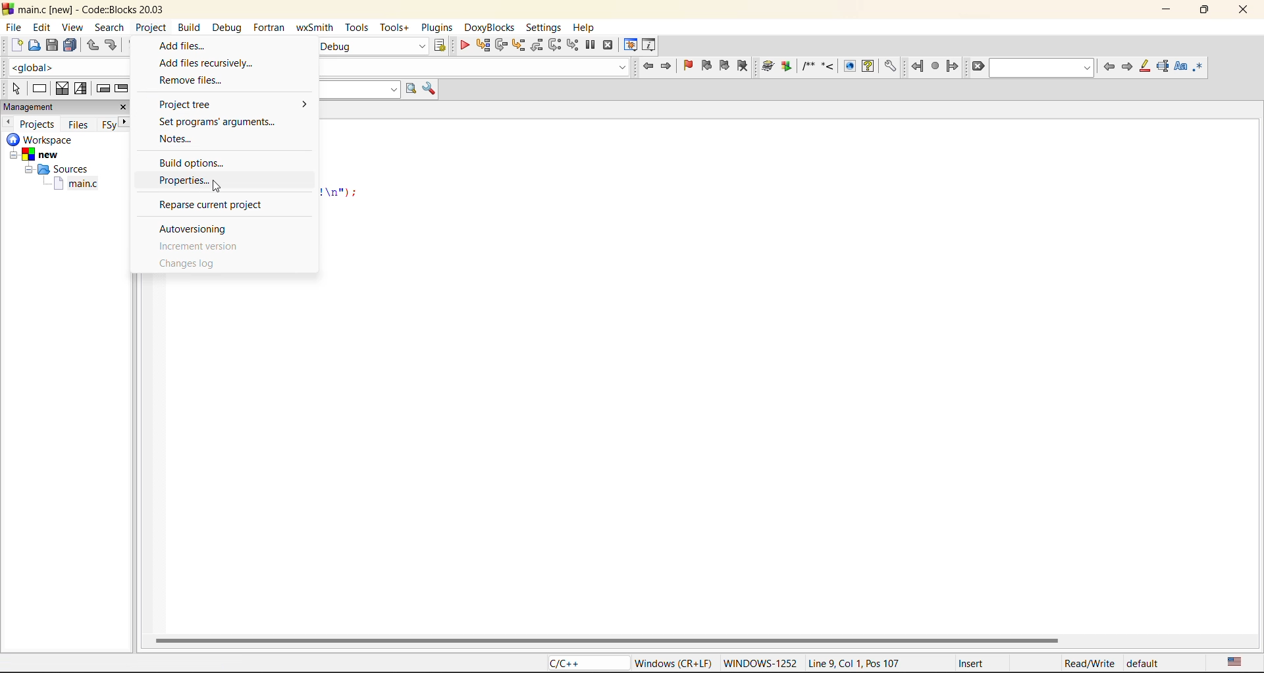  I want to click on view, so click(71, 28).